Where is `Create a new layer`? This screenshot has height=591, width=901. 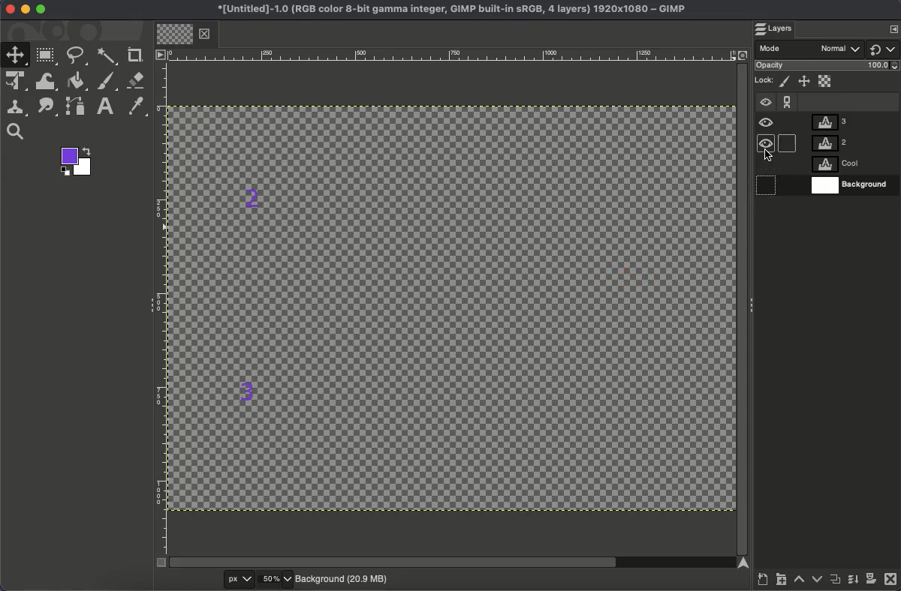
Create a new layer is located at coordinates (762, 581).